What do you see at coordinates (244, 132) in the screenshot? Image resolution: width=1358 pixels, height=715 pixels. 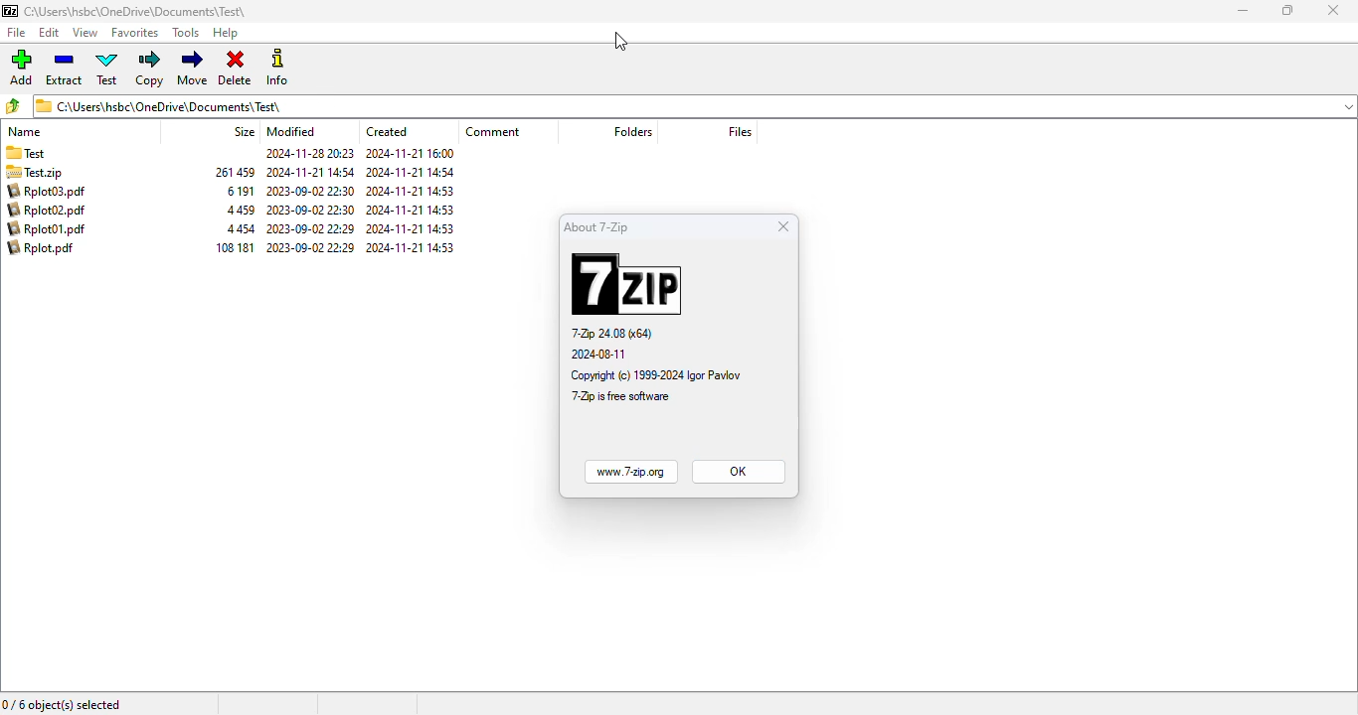 I see `size` at bounding box center [244, 132].